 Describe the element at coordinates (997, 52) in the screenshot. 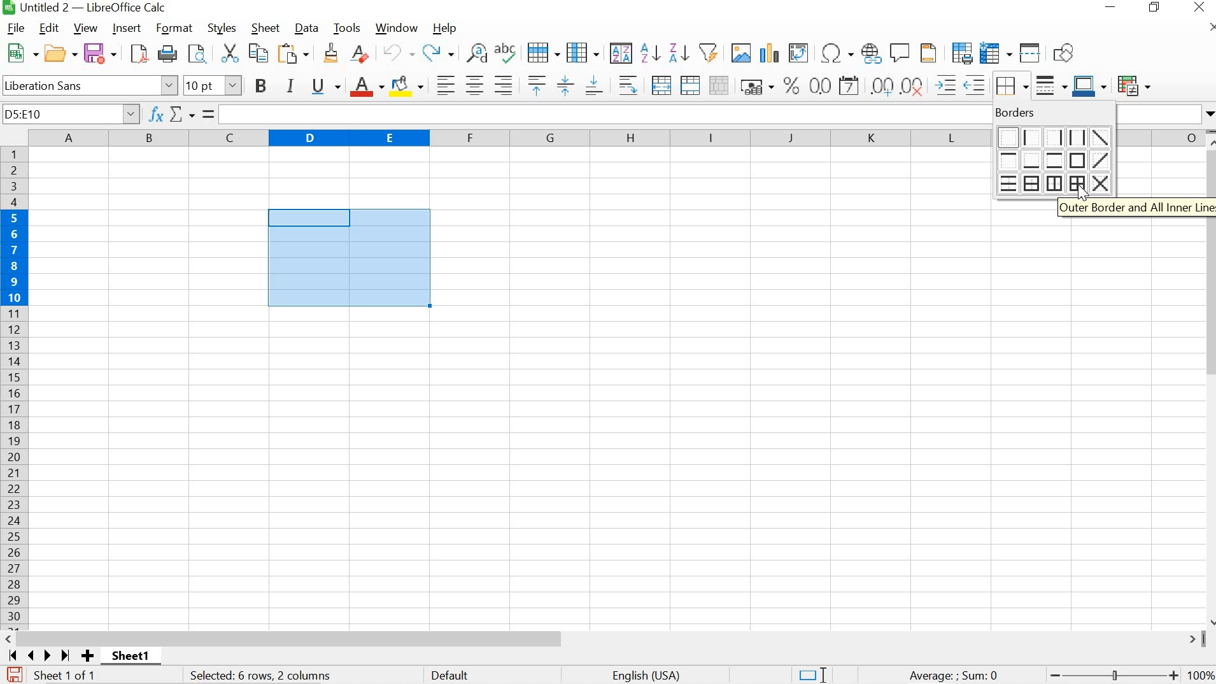

I see `freeze rows and columns` at that location.